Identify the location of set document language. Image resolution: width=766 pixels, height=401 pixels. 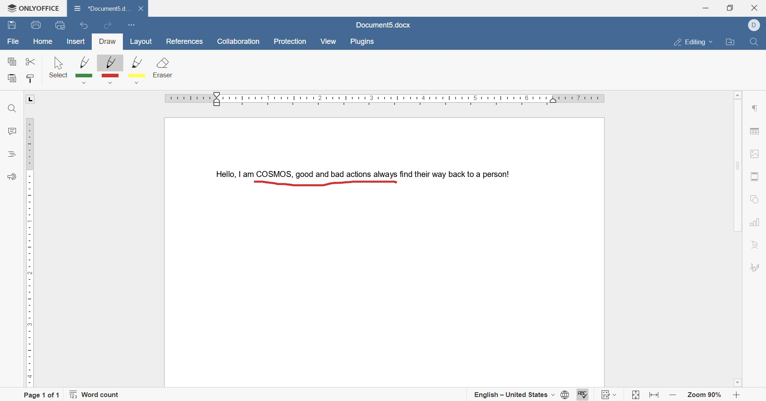
(564, 395).